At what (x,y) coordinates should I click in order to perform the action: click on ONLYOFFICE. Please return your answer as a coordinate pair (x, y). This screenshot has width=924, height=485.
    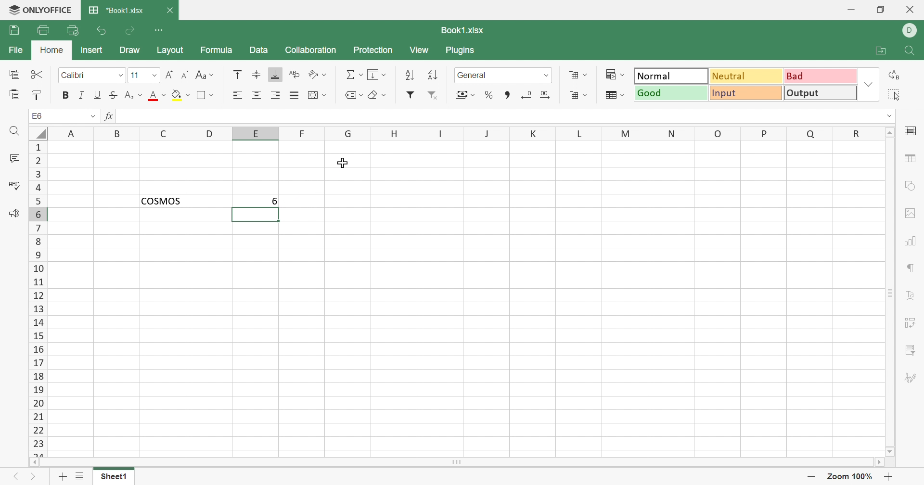
    Looking at the image, I should click on (40, 10).